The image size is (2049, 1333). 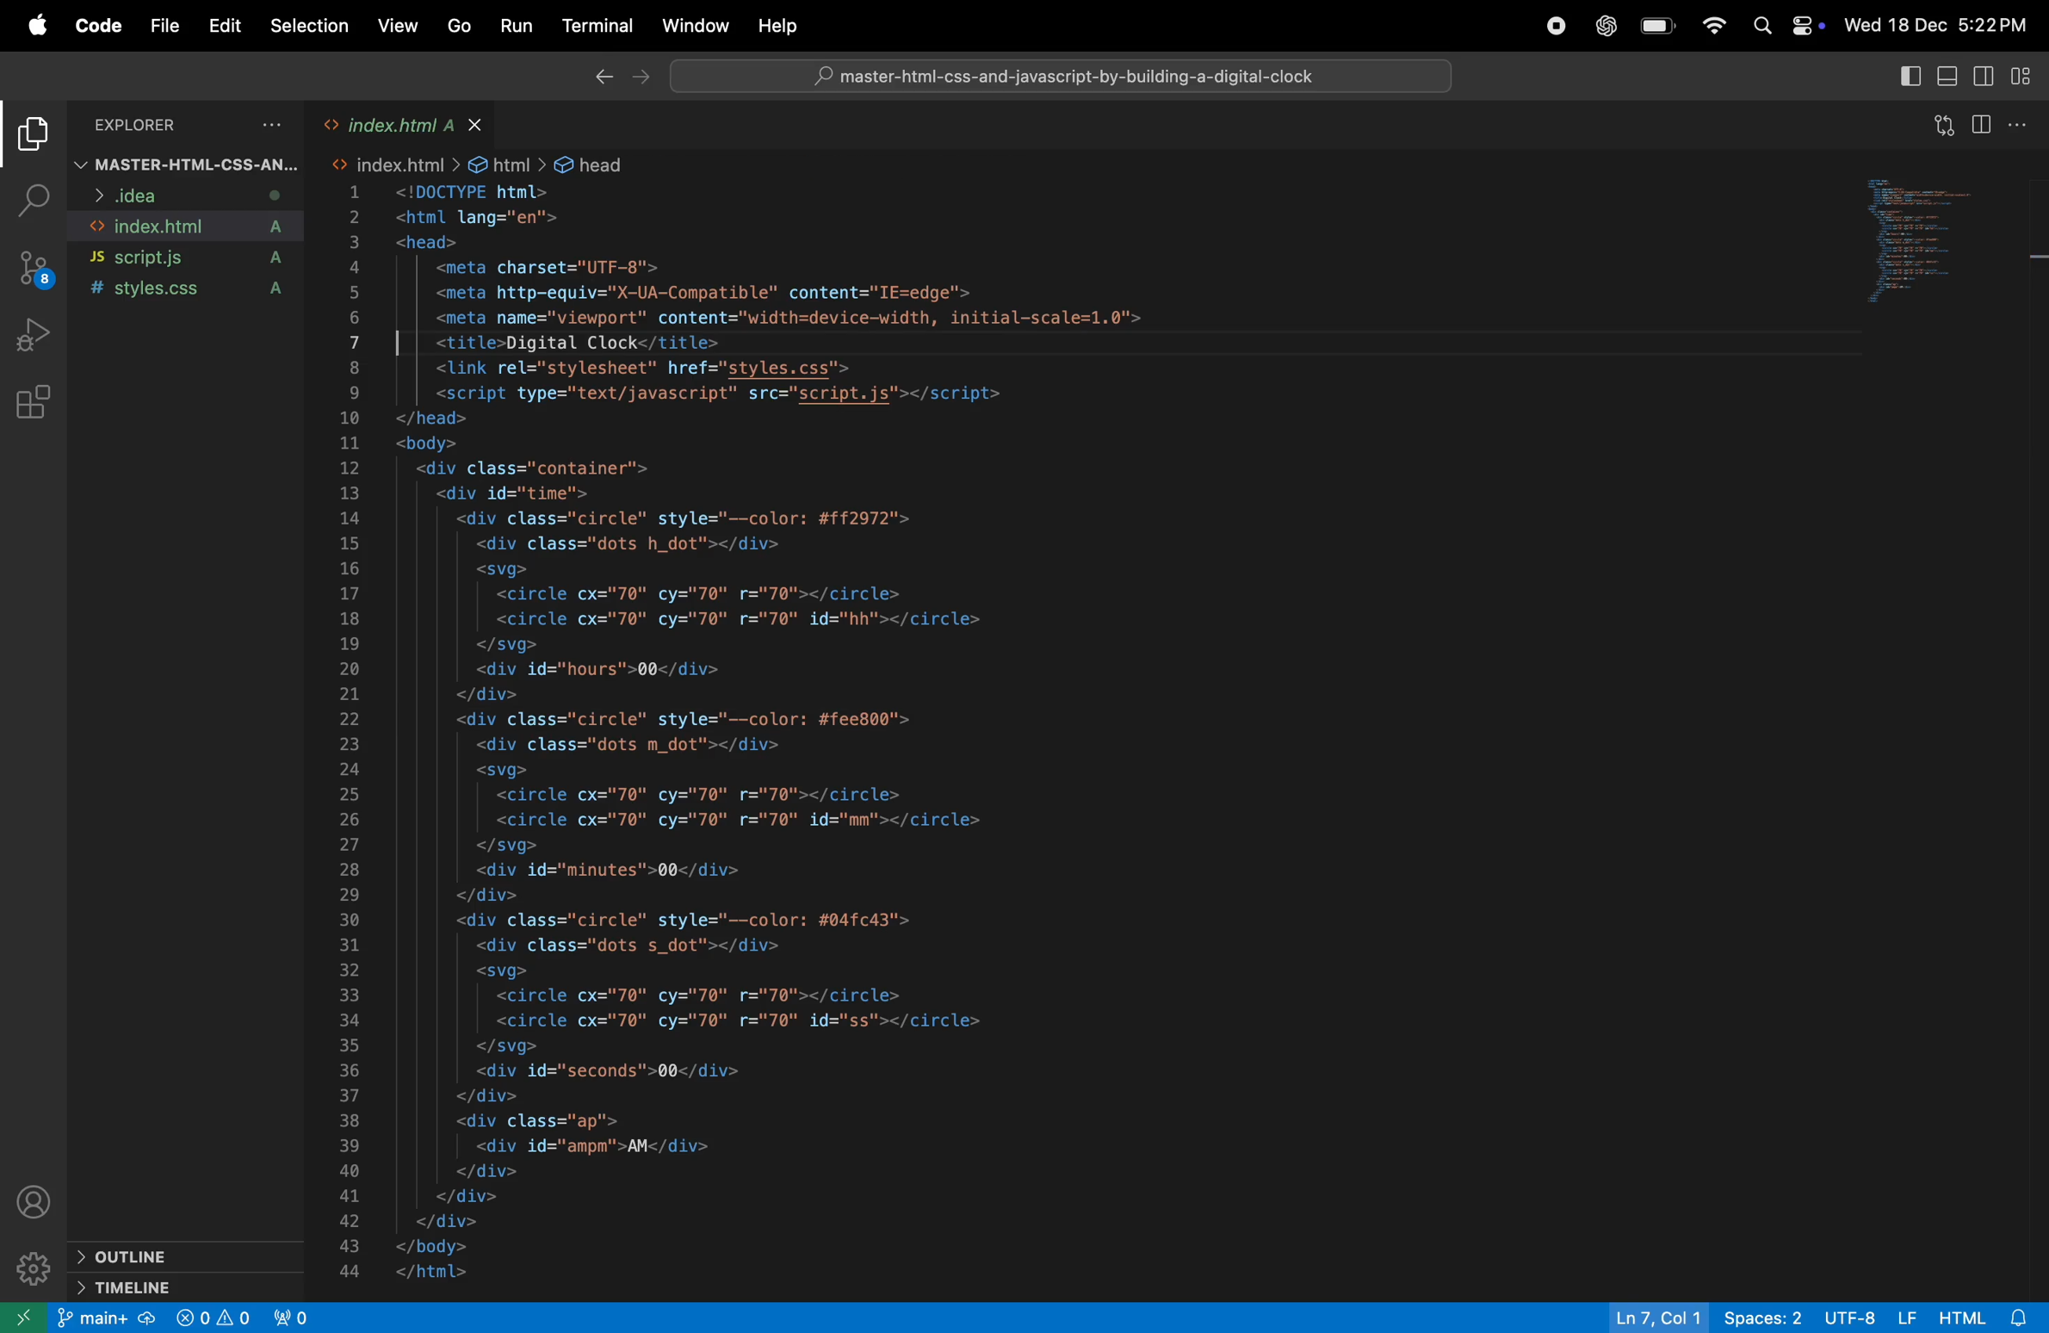 I want to click on go, so click(x=461, y=28).